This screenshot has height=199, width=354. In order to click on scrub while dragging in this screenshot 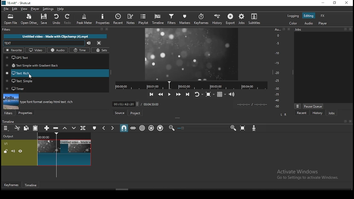, I will do `click(133, 128)`.